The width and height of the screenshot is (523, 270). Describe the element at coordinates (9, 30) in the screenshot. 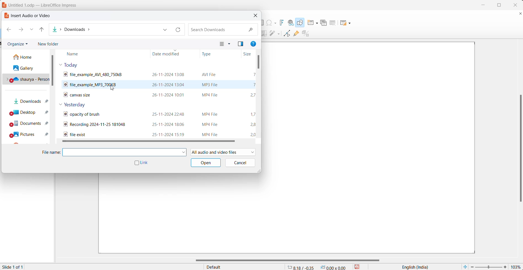

I see `go back` at that location.